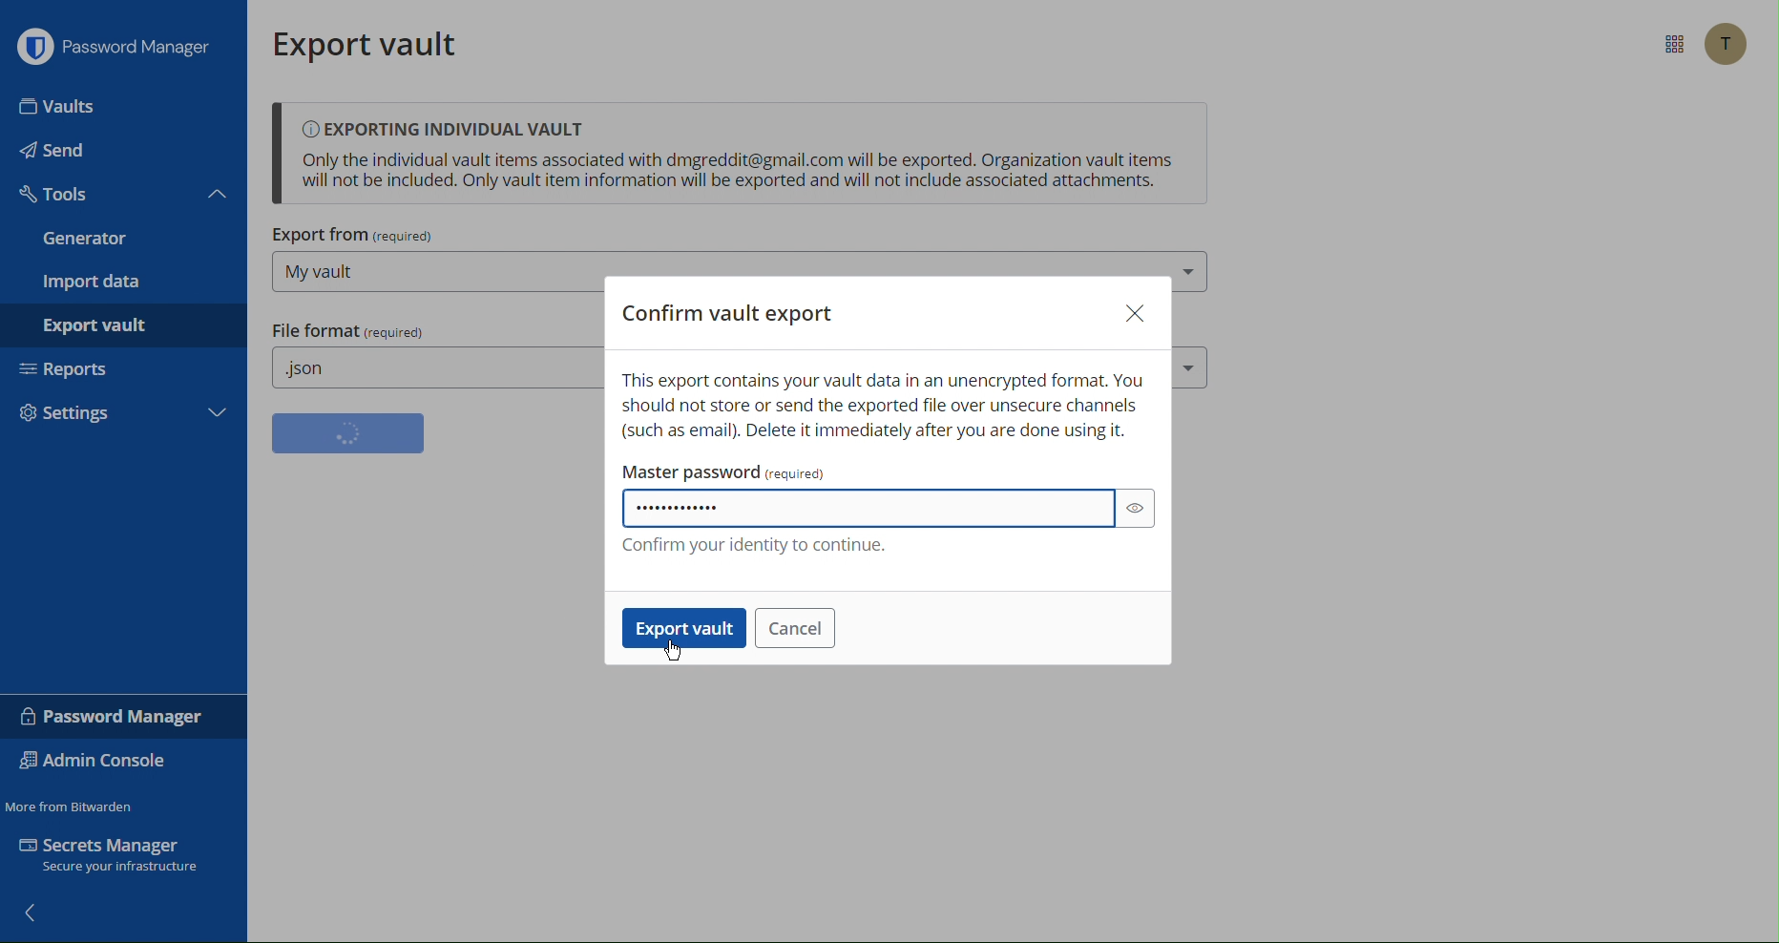 The image size is (1779, 943). What do you see at coordinates (60, 109) in the screenshot?
I see `Vaults` at bounding box center [60, 109].